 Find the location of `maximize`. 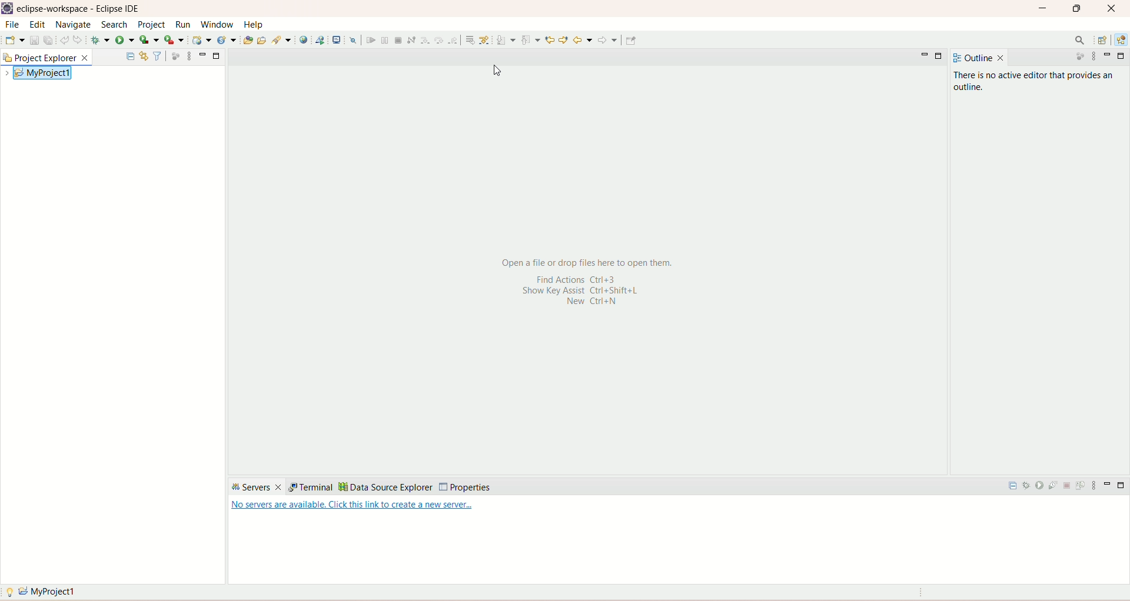

maximize is located at coordinates (1122, 487).